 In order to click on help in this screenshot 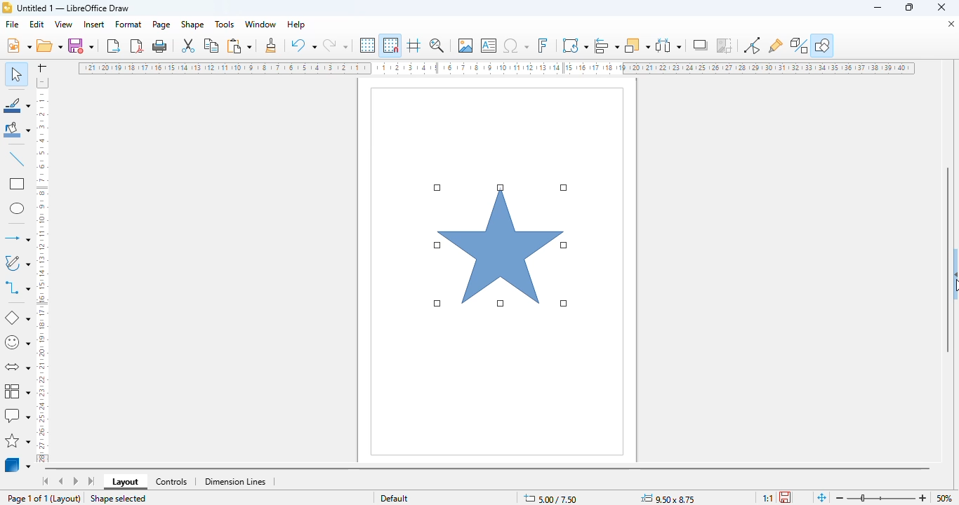, I will do `click(297, 25)`.